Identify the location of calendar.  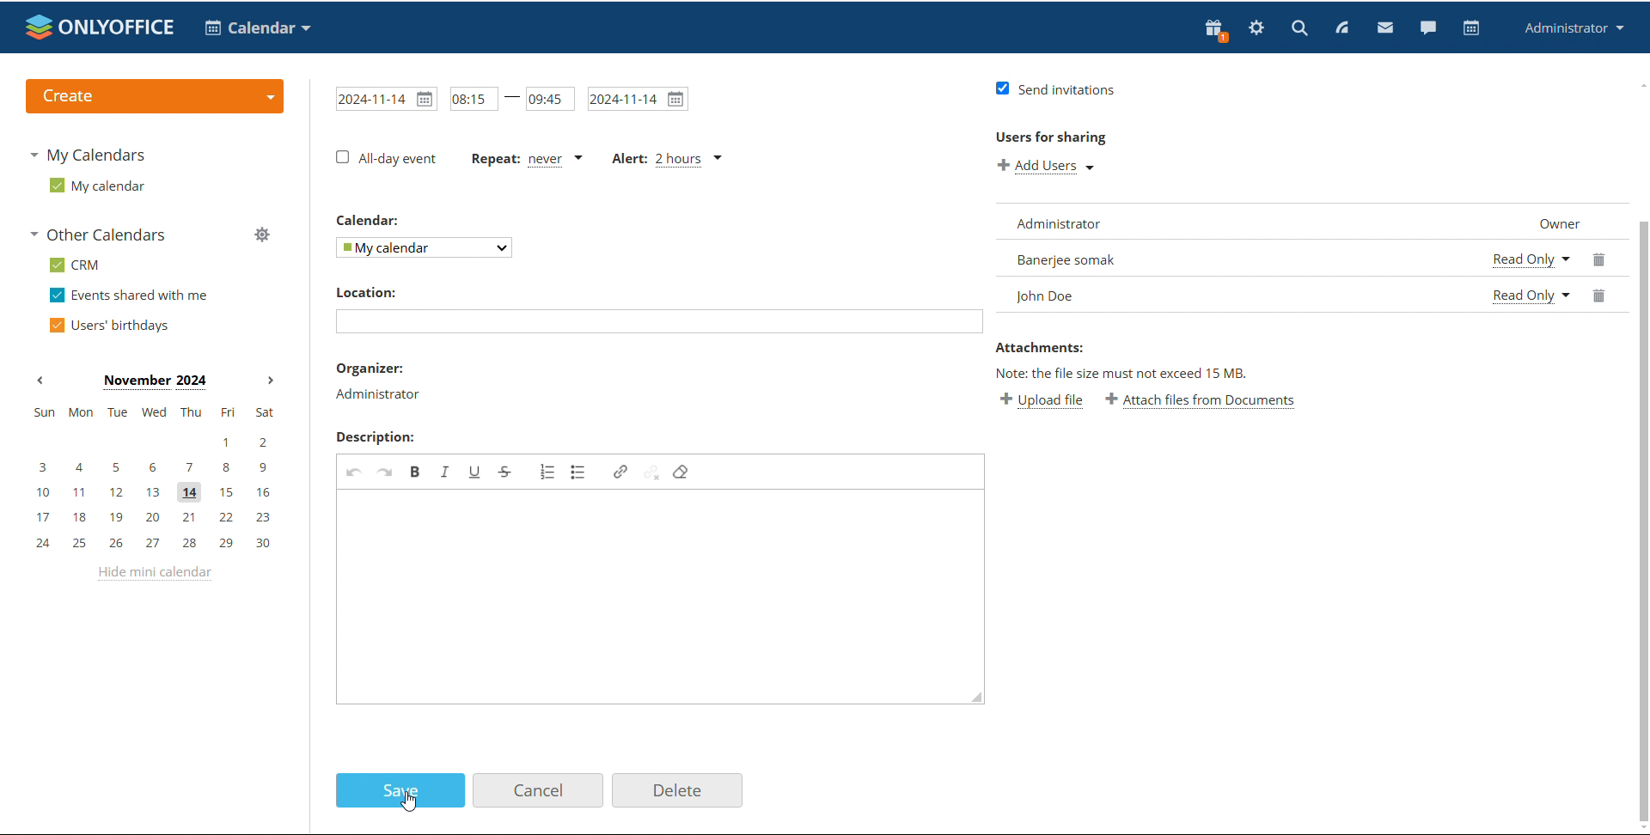
(1472, 28).